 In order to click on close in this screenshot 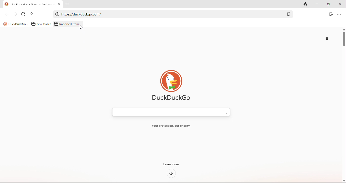, I will do `click(341, 4)`.